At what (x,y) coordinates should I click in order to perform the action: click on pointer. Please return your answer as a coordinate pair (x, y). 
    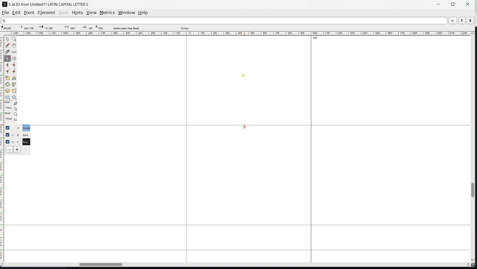
    Looking at the image, I should click on (8, 39).